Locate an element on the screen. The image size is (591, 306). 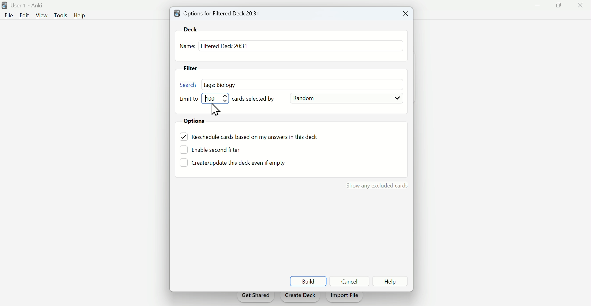
Limit bar is located at coordinates (217, 98).